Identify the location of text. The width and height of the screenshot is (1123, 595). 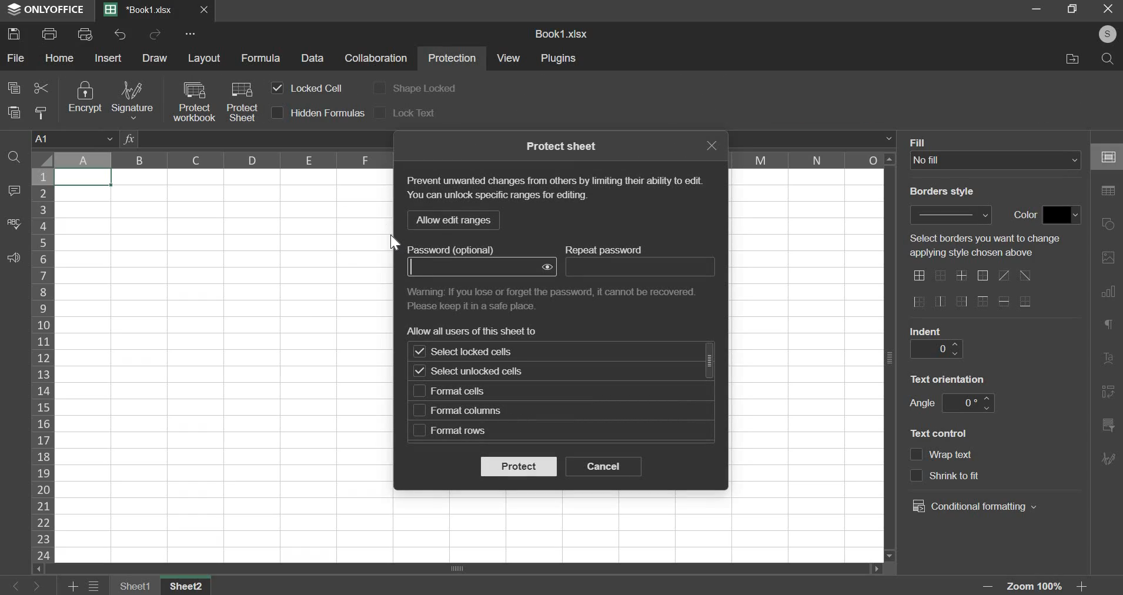
(556, 297).